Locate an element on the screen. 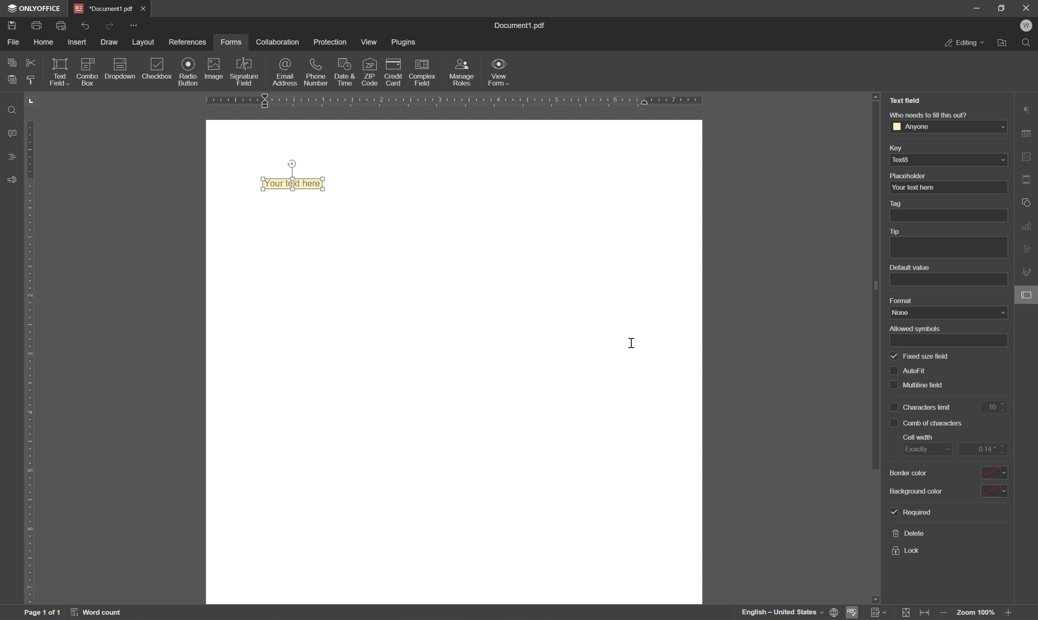 The width and height of the screenshot is (1038, 620). credit card is located at coordinates (392, 75).